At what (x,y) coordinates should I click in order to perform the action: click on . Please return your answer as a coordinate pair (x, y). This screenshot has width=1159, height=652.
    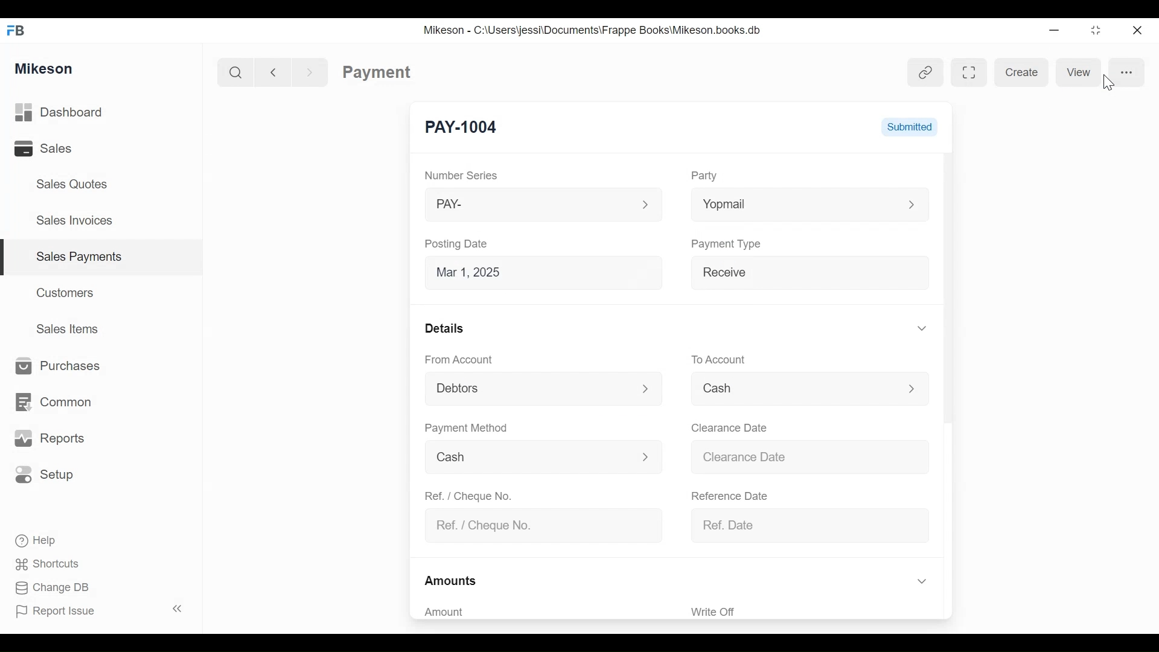
    Looking at the image, I should click on (809, 385).